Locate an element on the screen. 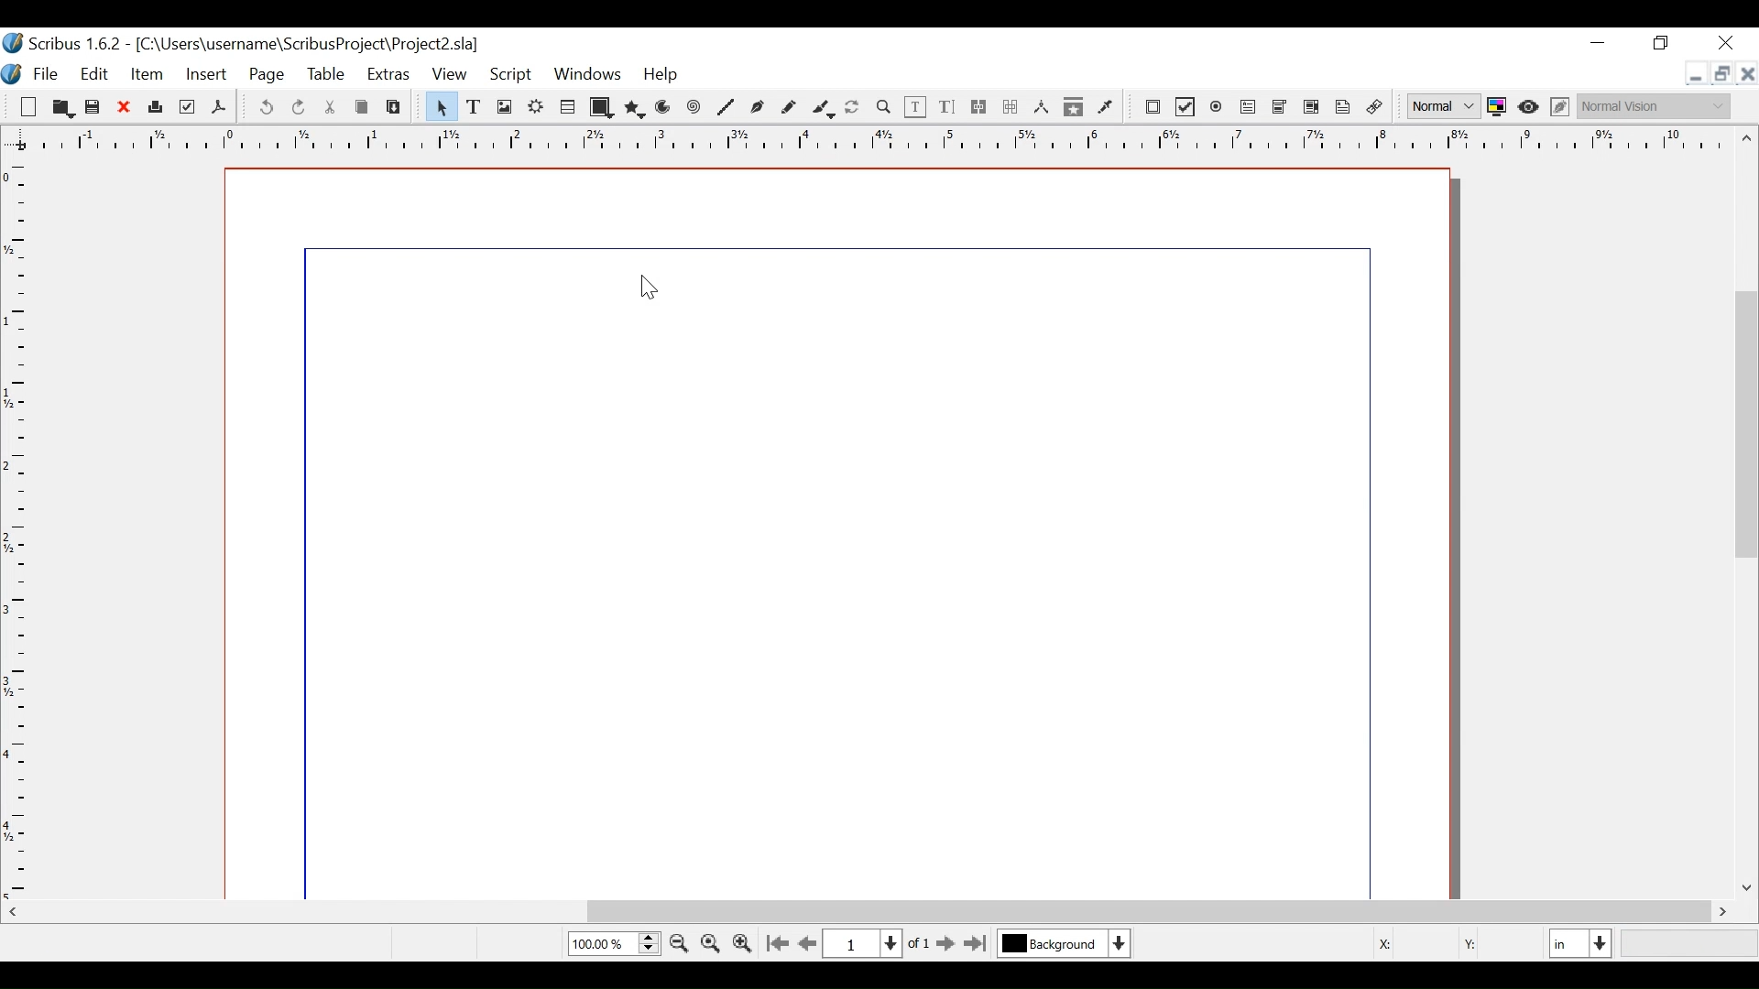 The height and width of the screenshot is (989, 1759). Cut is located at coordinates (329, 108).